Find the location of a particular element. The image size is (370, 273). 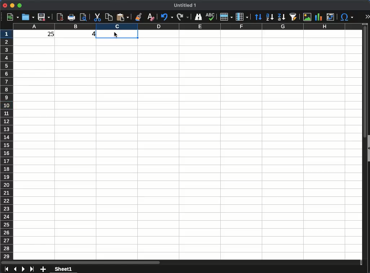

add sheet is located at coordinates (44, 269).